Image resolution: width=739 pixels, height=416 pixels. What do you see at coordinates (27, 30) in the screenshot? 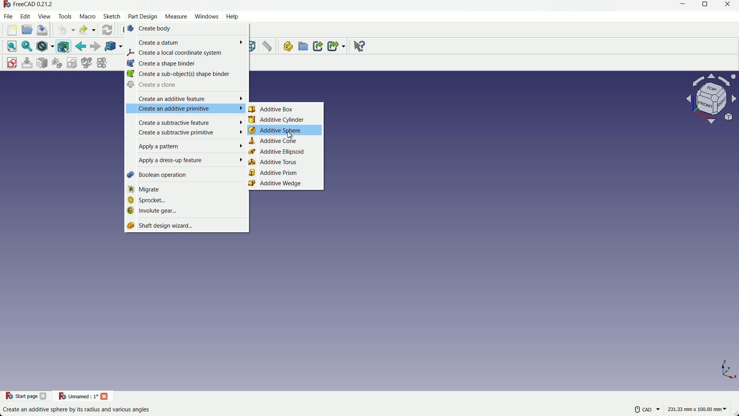
I see `open file` at bounding box center [27, 30].